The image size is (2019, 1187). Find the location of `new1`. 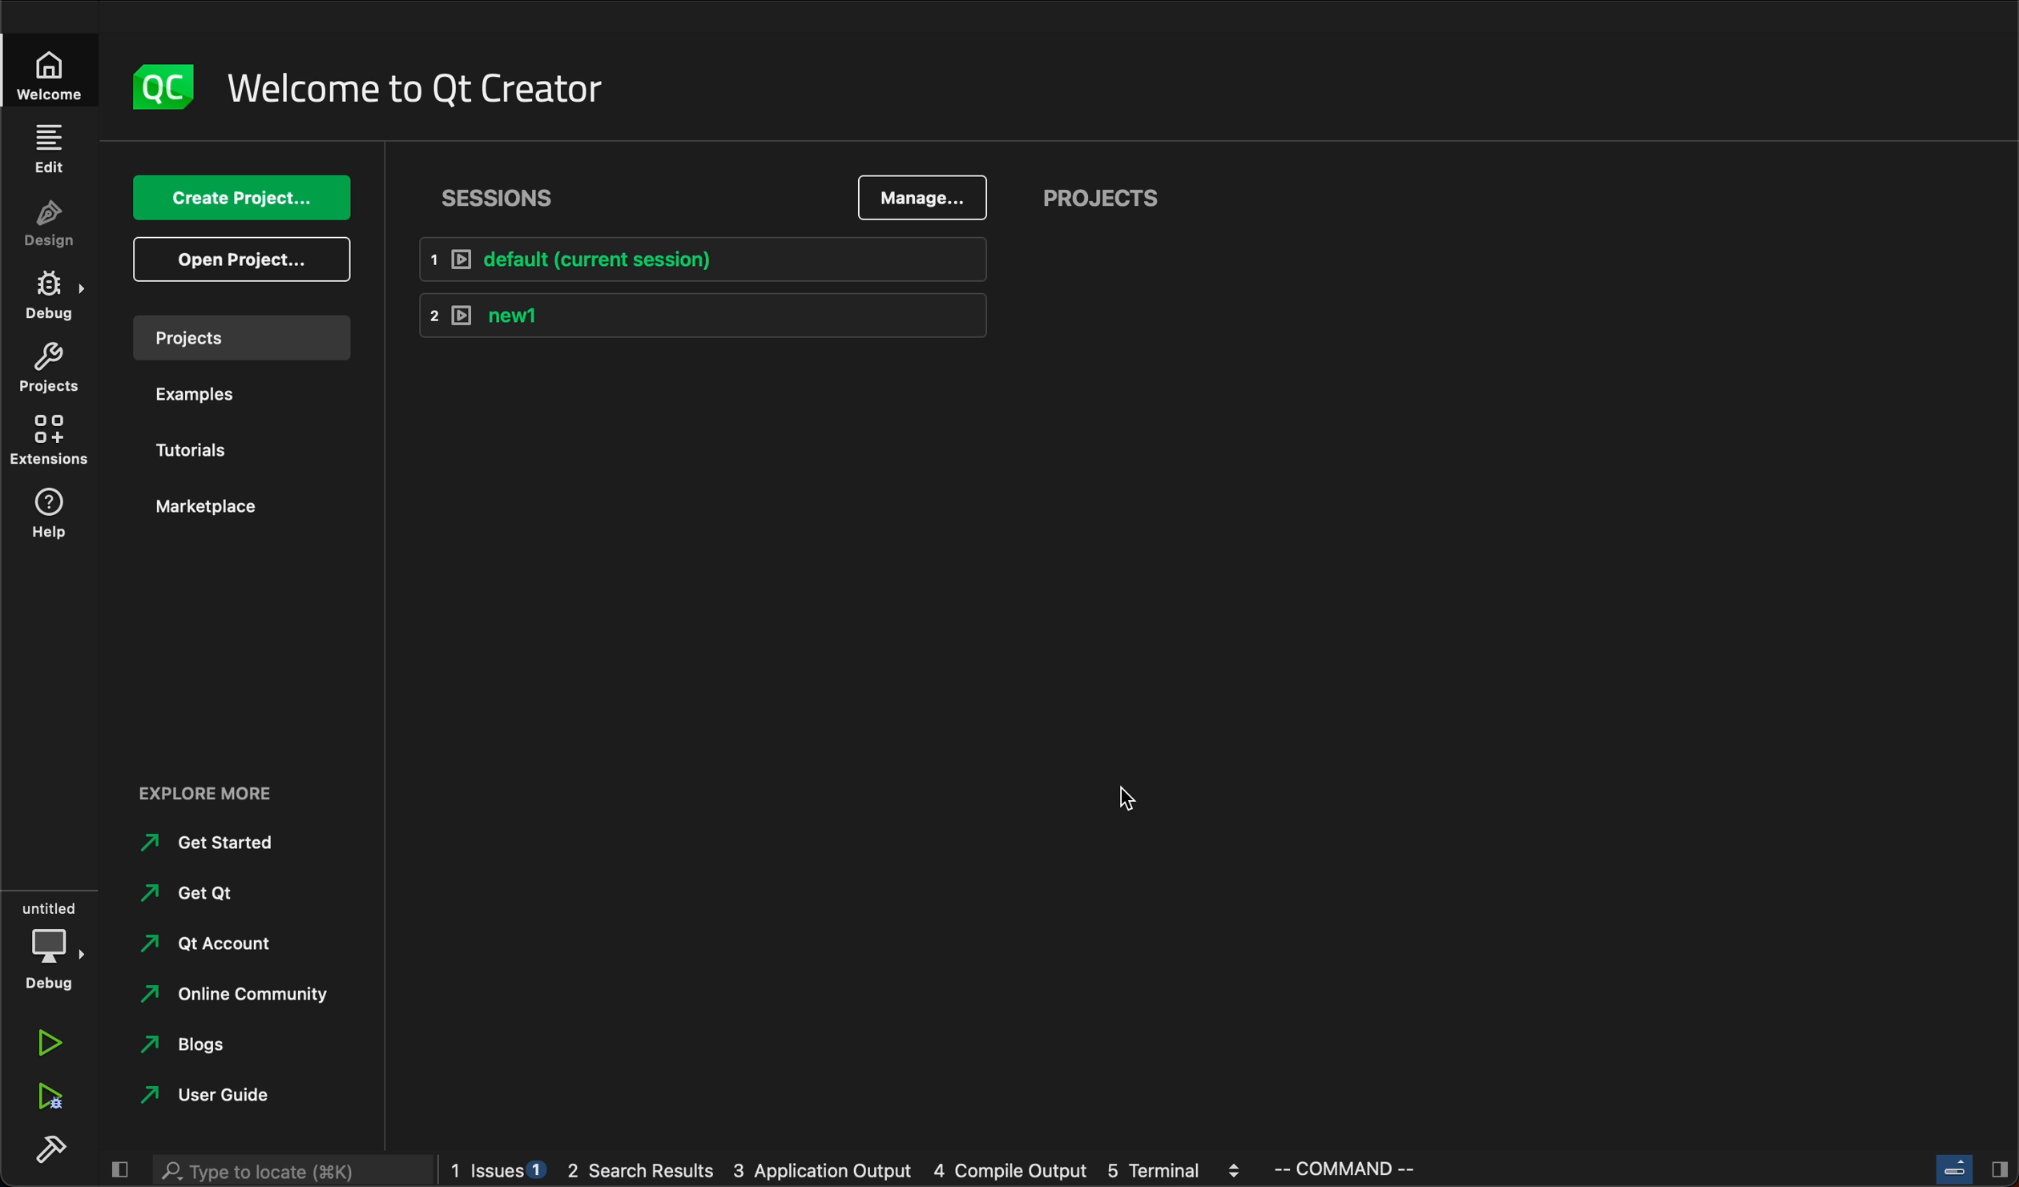

new1 is located at coordinates (703, 318).